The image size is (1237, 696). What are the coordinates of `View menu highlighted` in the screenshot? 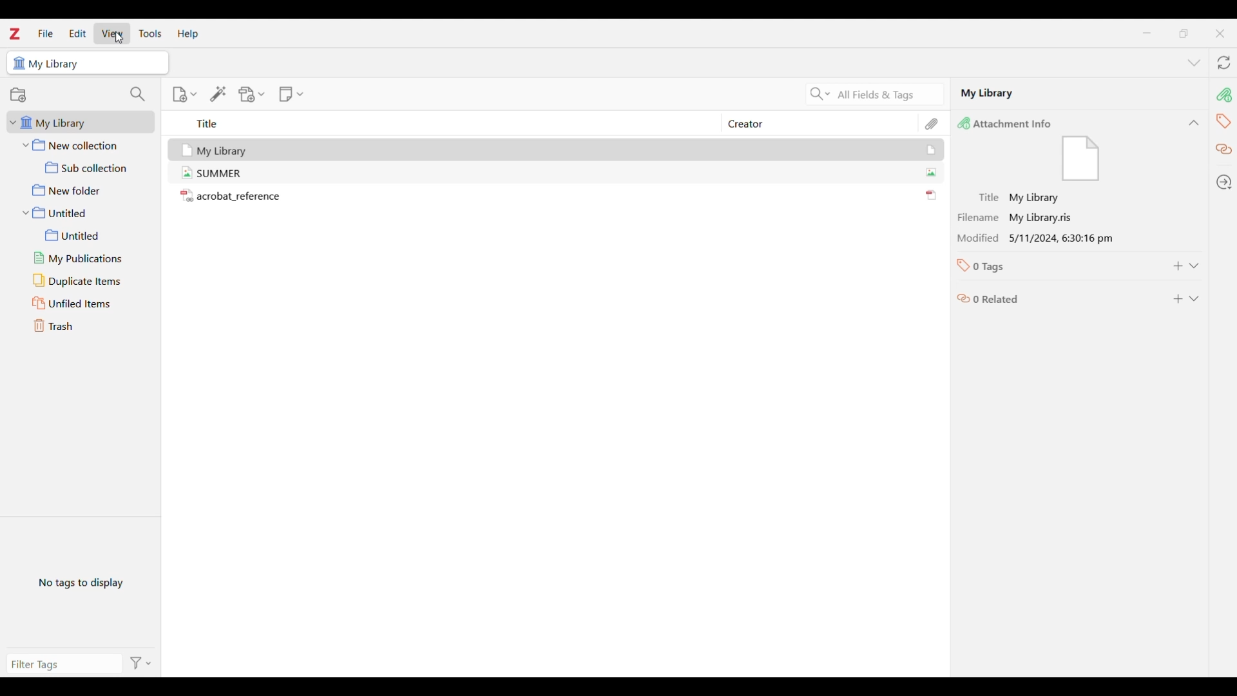 It's located at (113, 33).